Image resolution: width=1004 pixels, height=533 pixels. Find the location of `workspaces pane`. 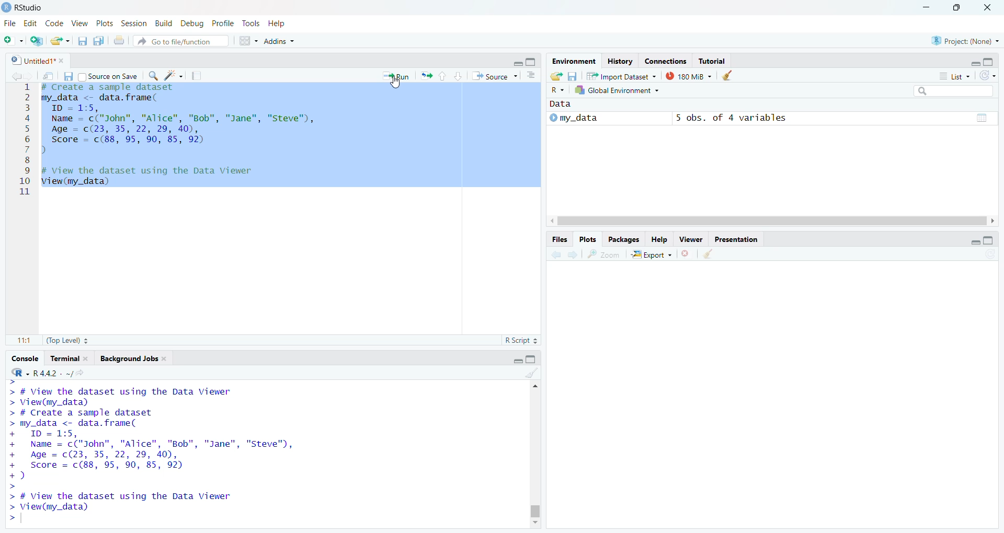

workspaces pane is located at coordinates (248, 42).